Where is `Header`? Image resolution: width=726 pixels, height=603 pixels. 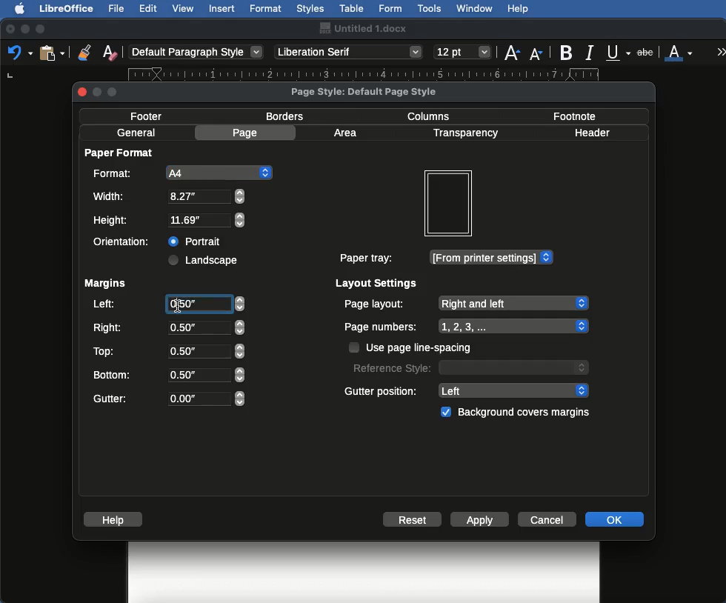
Header is located at coordinates (592, 133).